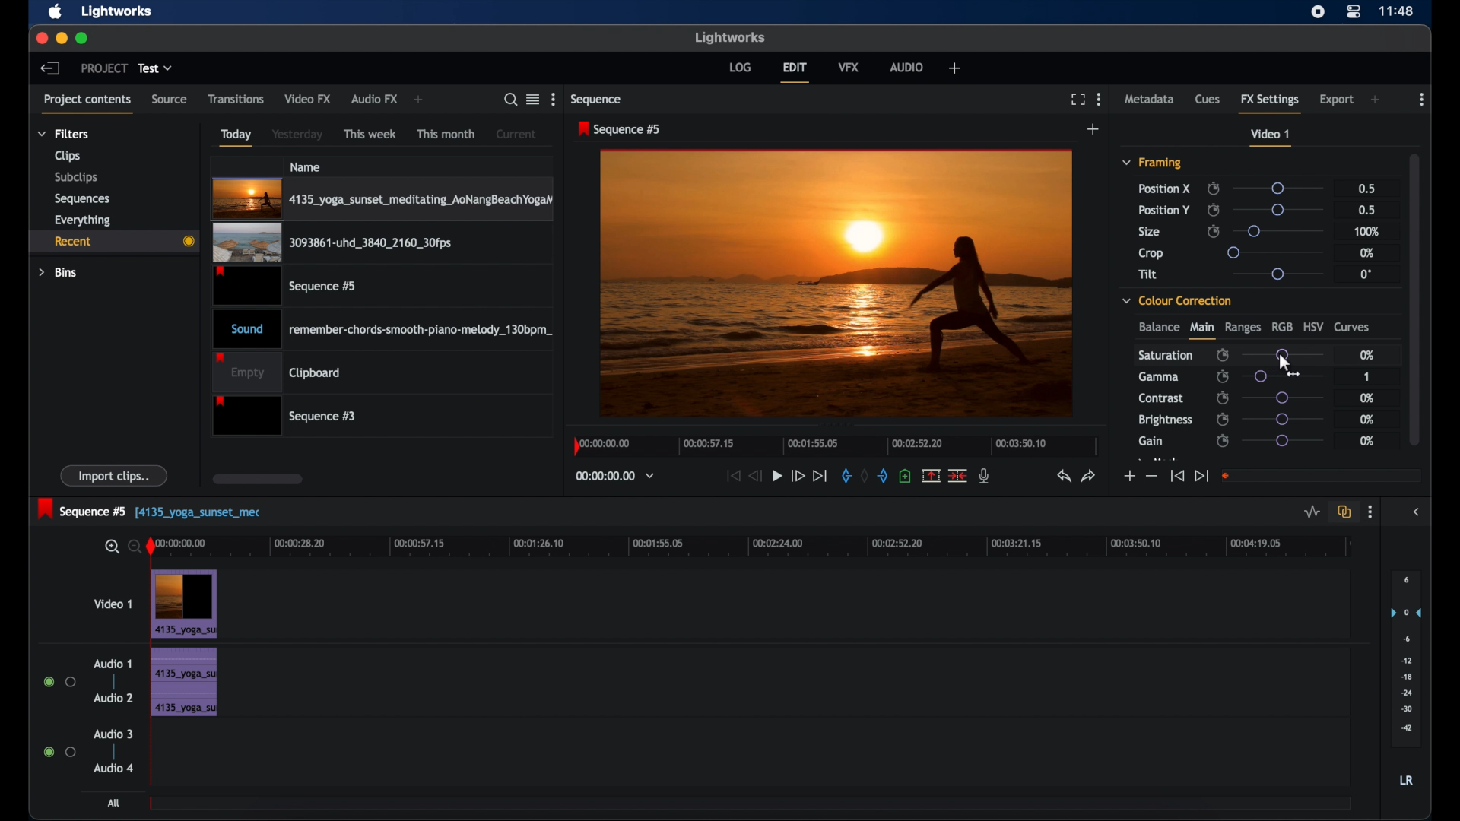 The width and height of the screenshot is (1460, 821). I want to click on fx settings, so click(1271, 103).